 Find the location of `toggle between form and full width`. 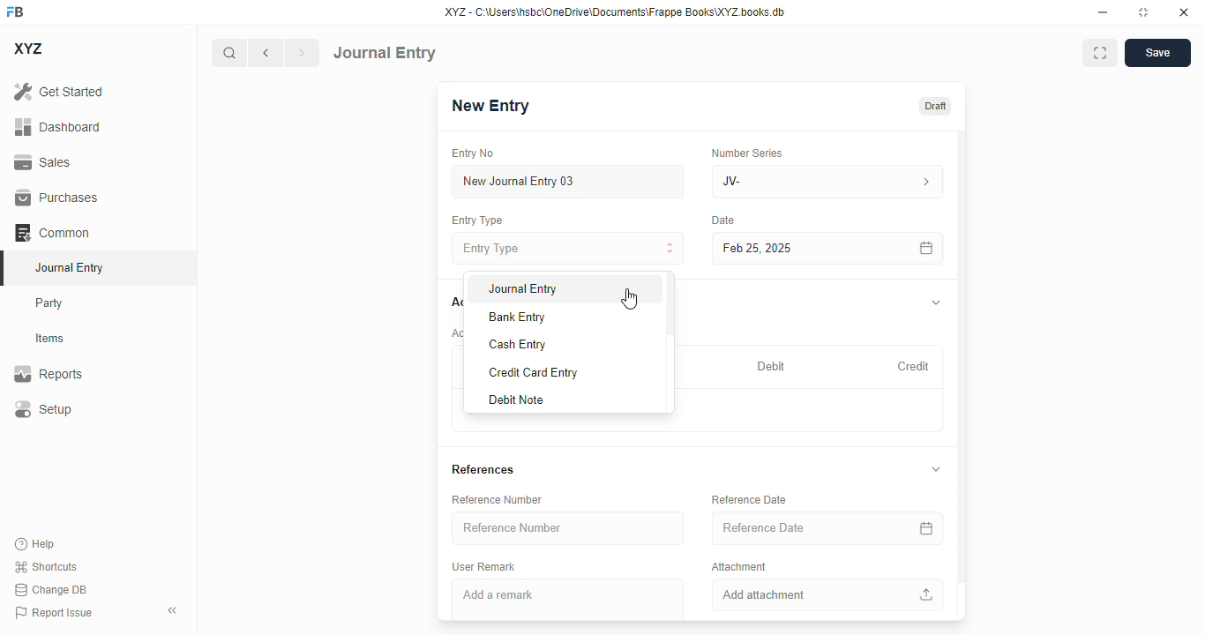

toggle between form and full width is located at coordinates (1101, 53).